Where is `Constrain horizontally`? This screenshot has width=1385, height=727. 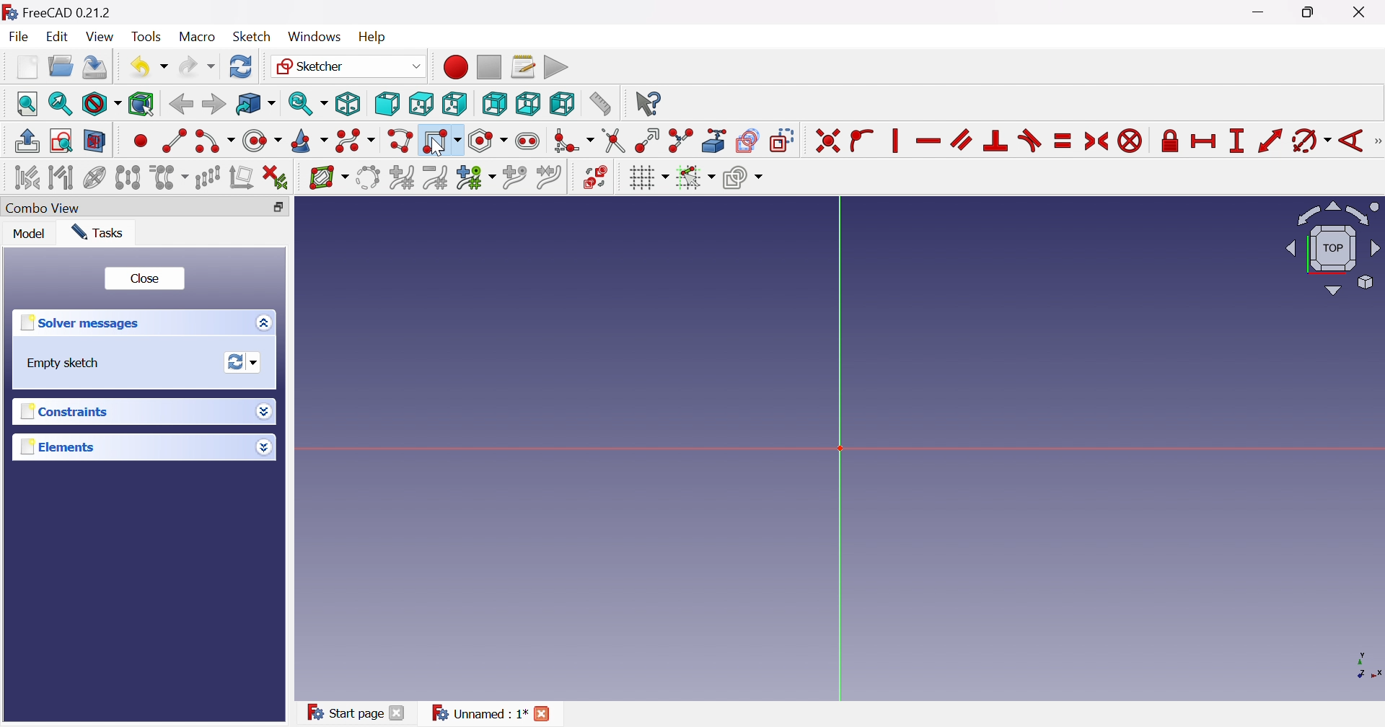
Constrain horizontally is located at coordinates (929, 141).